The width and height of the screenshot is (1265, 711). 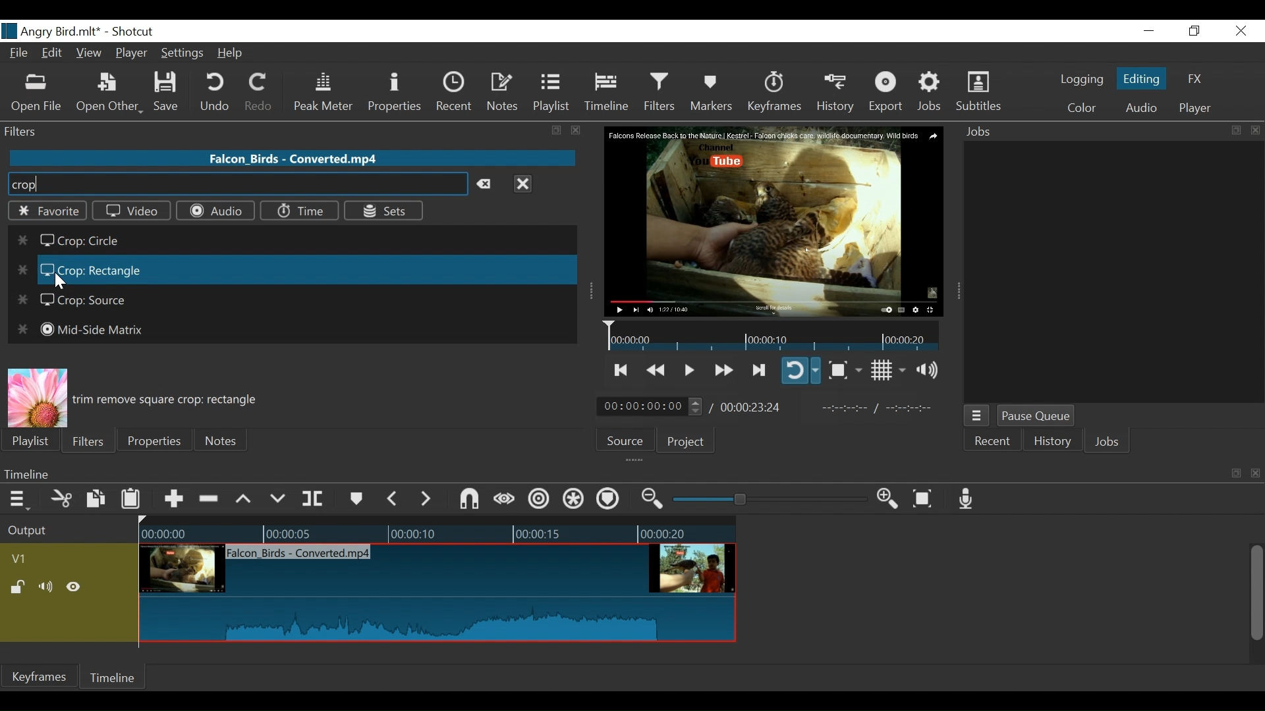 What do you see at coordinates (845, 370) in the screenshot?
I see `Toggle zoom` at bounding box center [845, 370].